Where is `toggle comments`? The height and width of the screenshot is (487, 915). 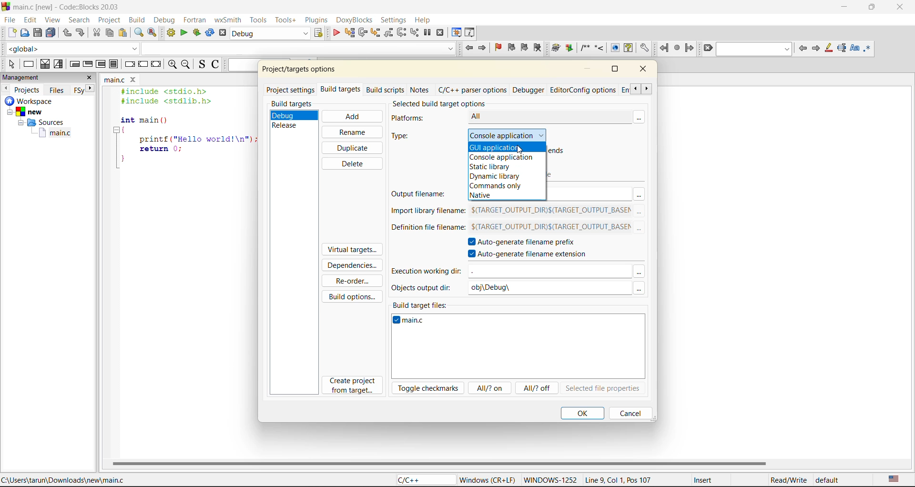 toggle comments is located at coordinates (216, 65).